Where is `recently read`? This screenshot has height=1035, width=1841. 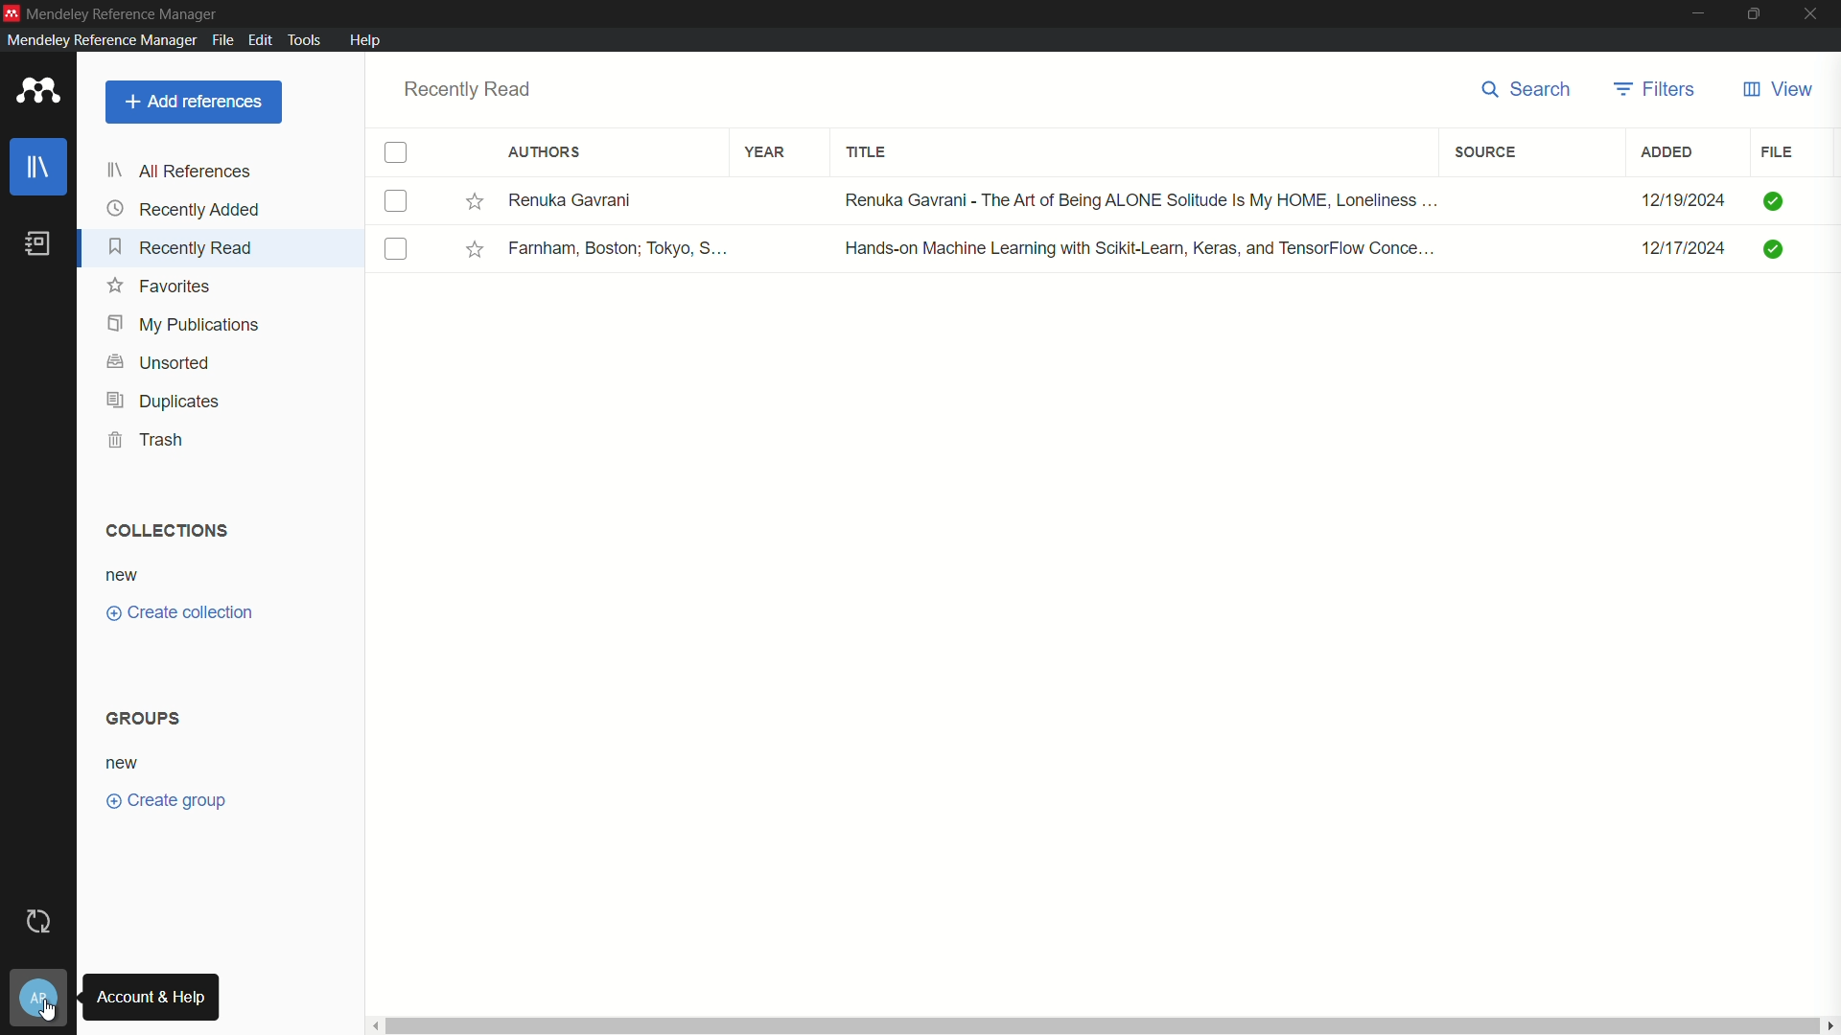 recently read is located at coordinates (468, 89).